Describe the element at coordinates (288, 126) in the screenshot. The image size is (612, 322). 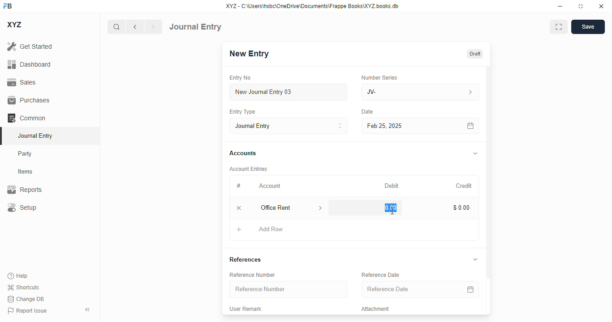
I see `entry type` at that location.